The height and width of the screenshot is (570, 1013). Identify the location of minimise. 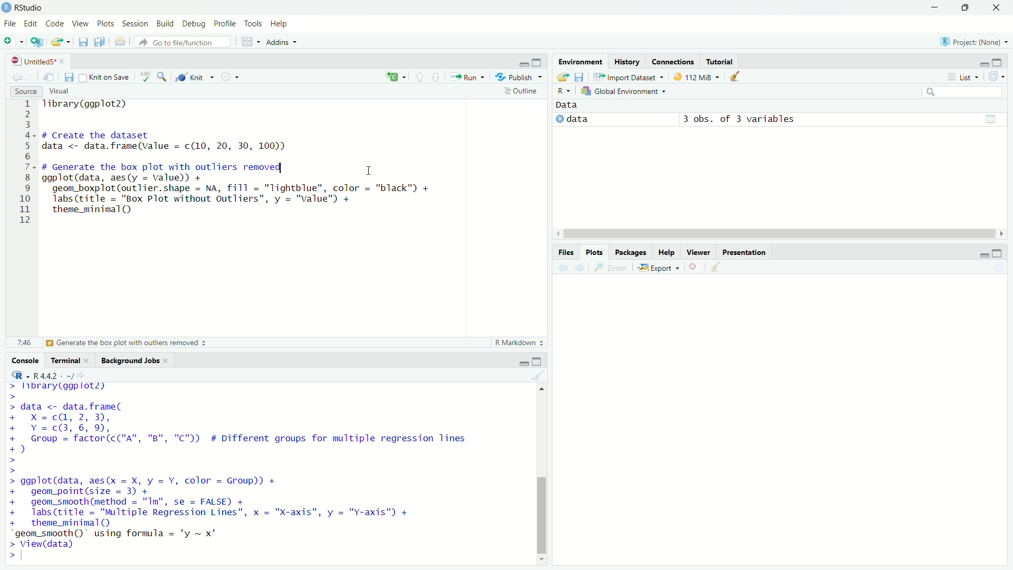
(923, 8).